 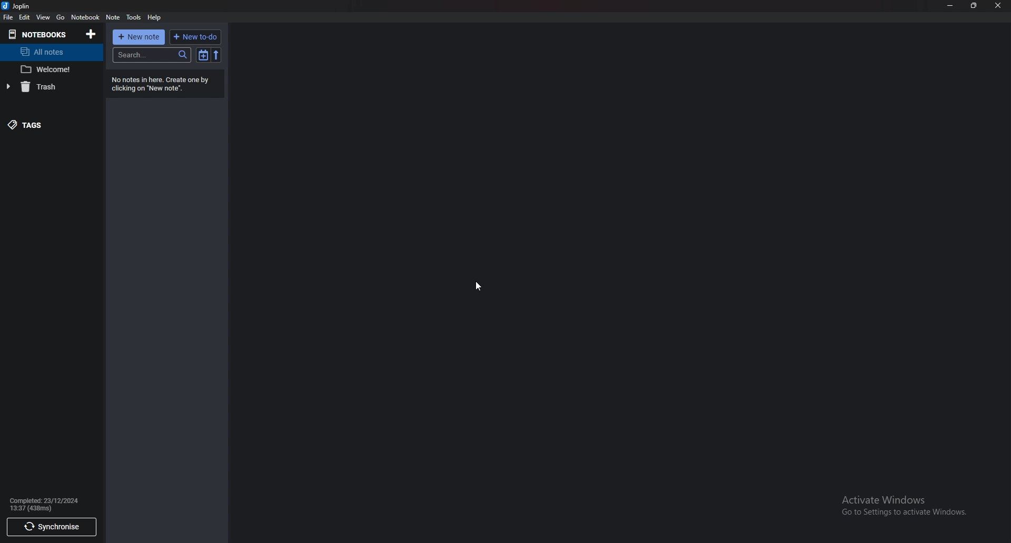 I want to click on Tools, so click(x=135, y=18).